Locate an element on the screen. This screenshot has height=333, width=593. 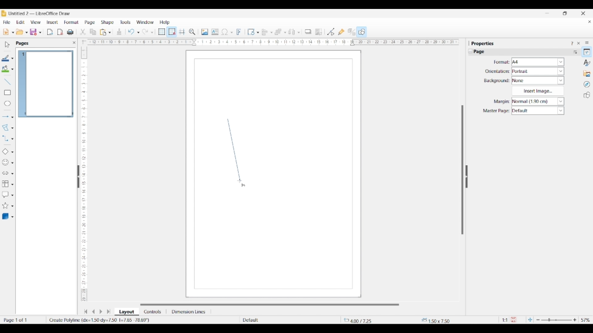
Window is located at coordinates (145, 22).